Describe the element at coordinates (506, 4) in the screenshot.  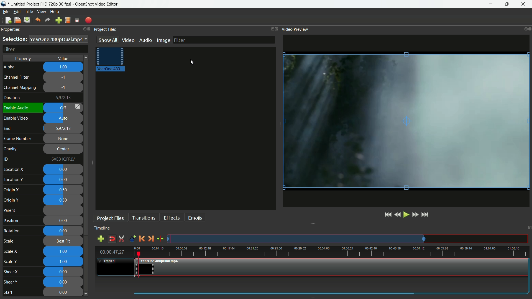
I see `maximize` at that location.